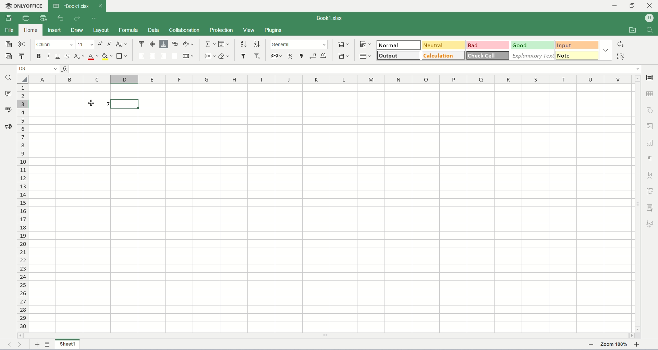 The image size is (658, 350). I want to click on print, so click(26, 18).